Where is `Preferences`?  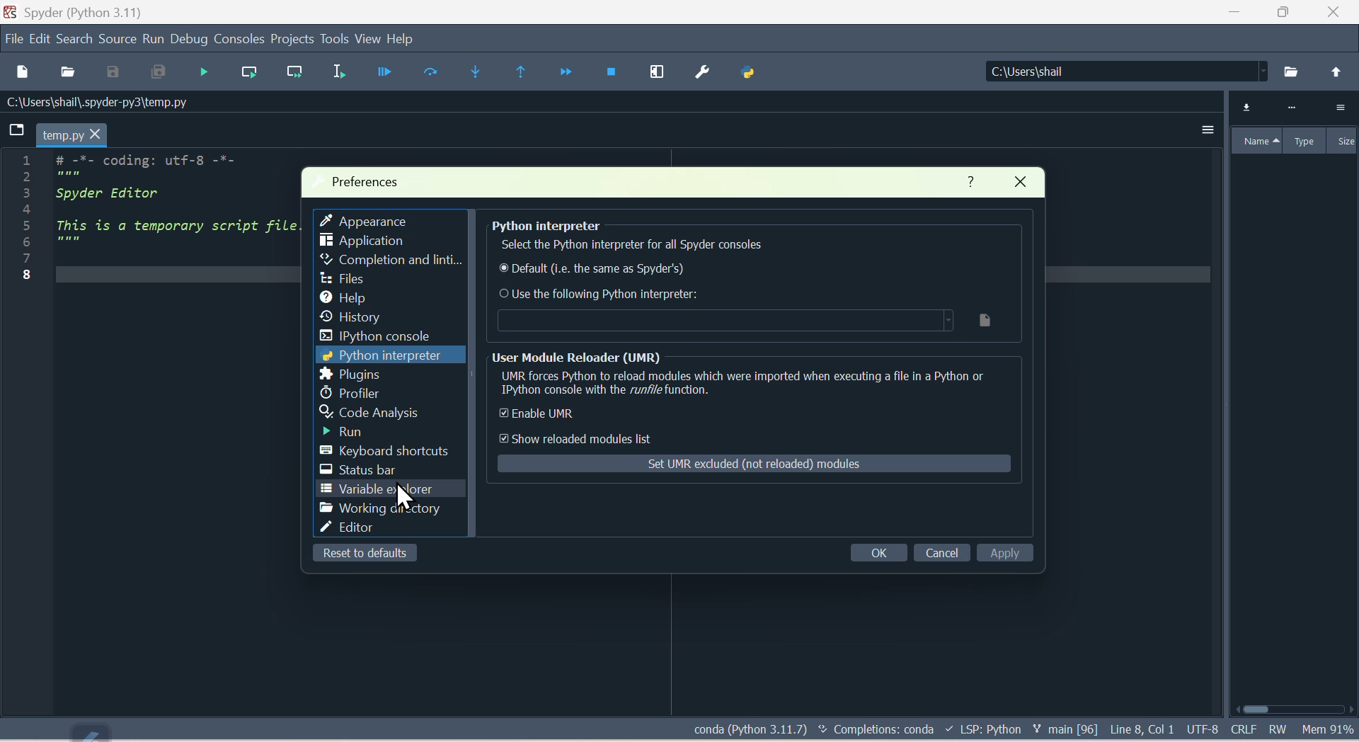 Preferences is located at coordinates (704, 72).